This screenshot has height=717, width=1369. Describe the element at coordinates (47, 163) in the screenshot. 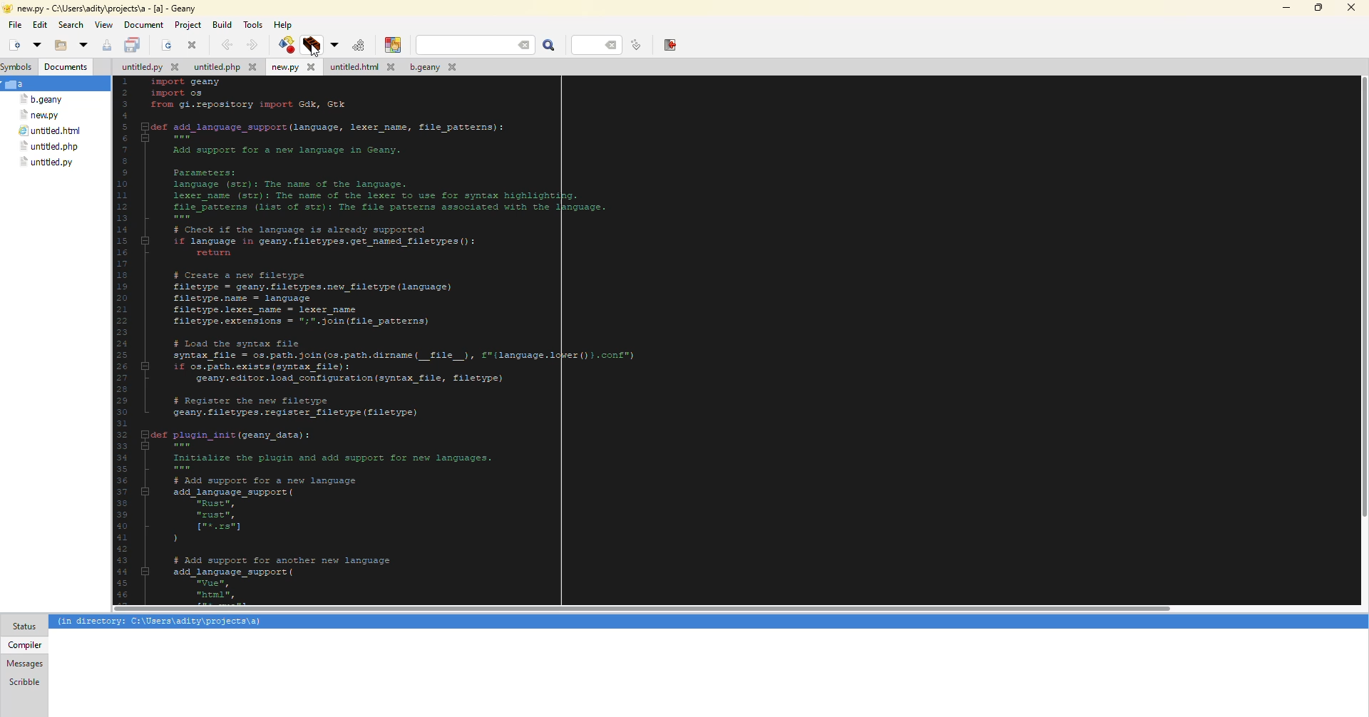

I see `file` at that location.